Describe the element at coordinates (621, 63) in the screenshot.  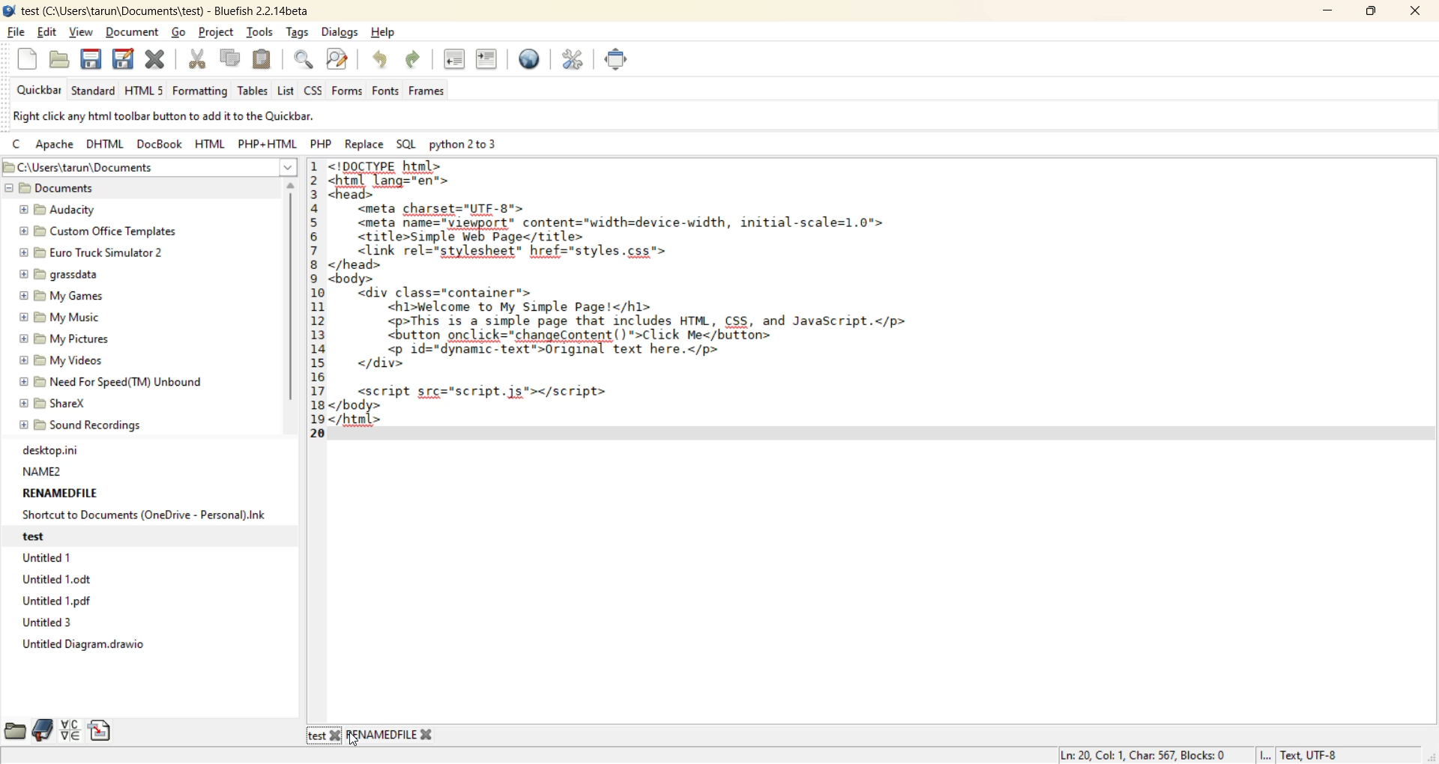
I see `full screen` at that location.